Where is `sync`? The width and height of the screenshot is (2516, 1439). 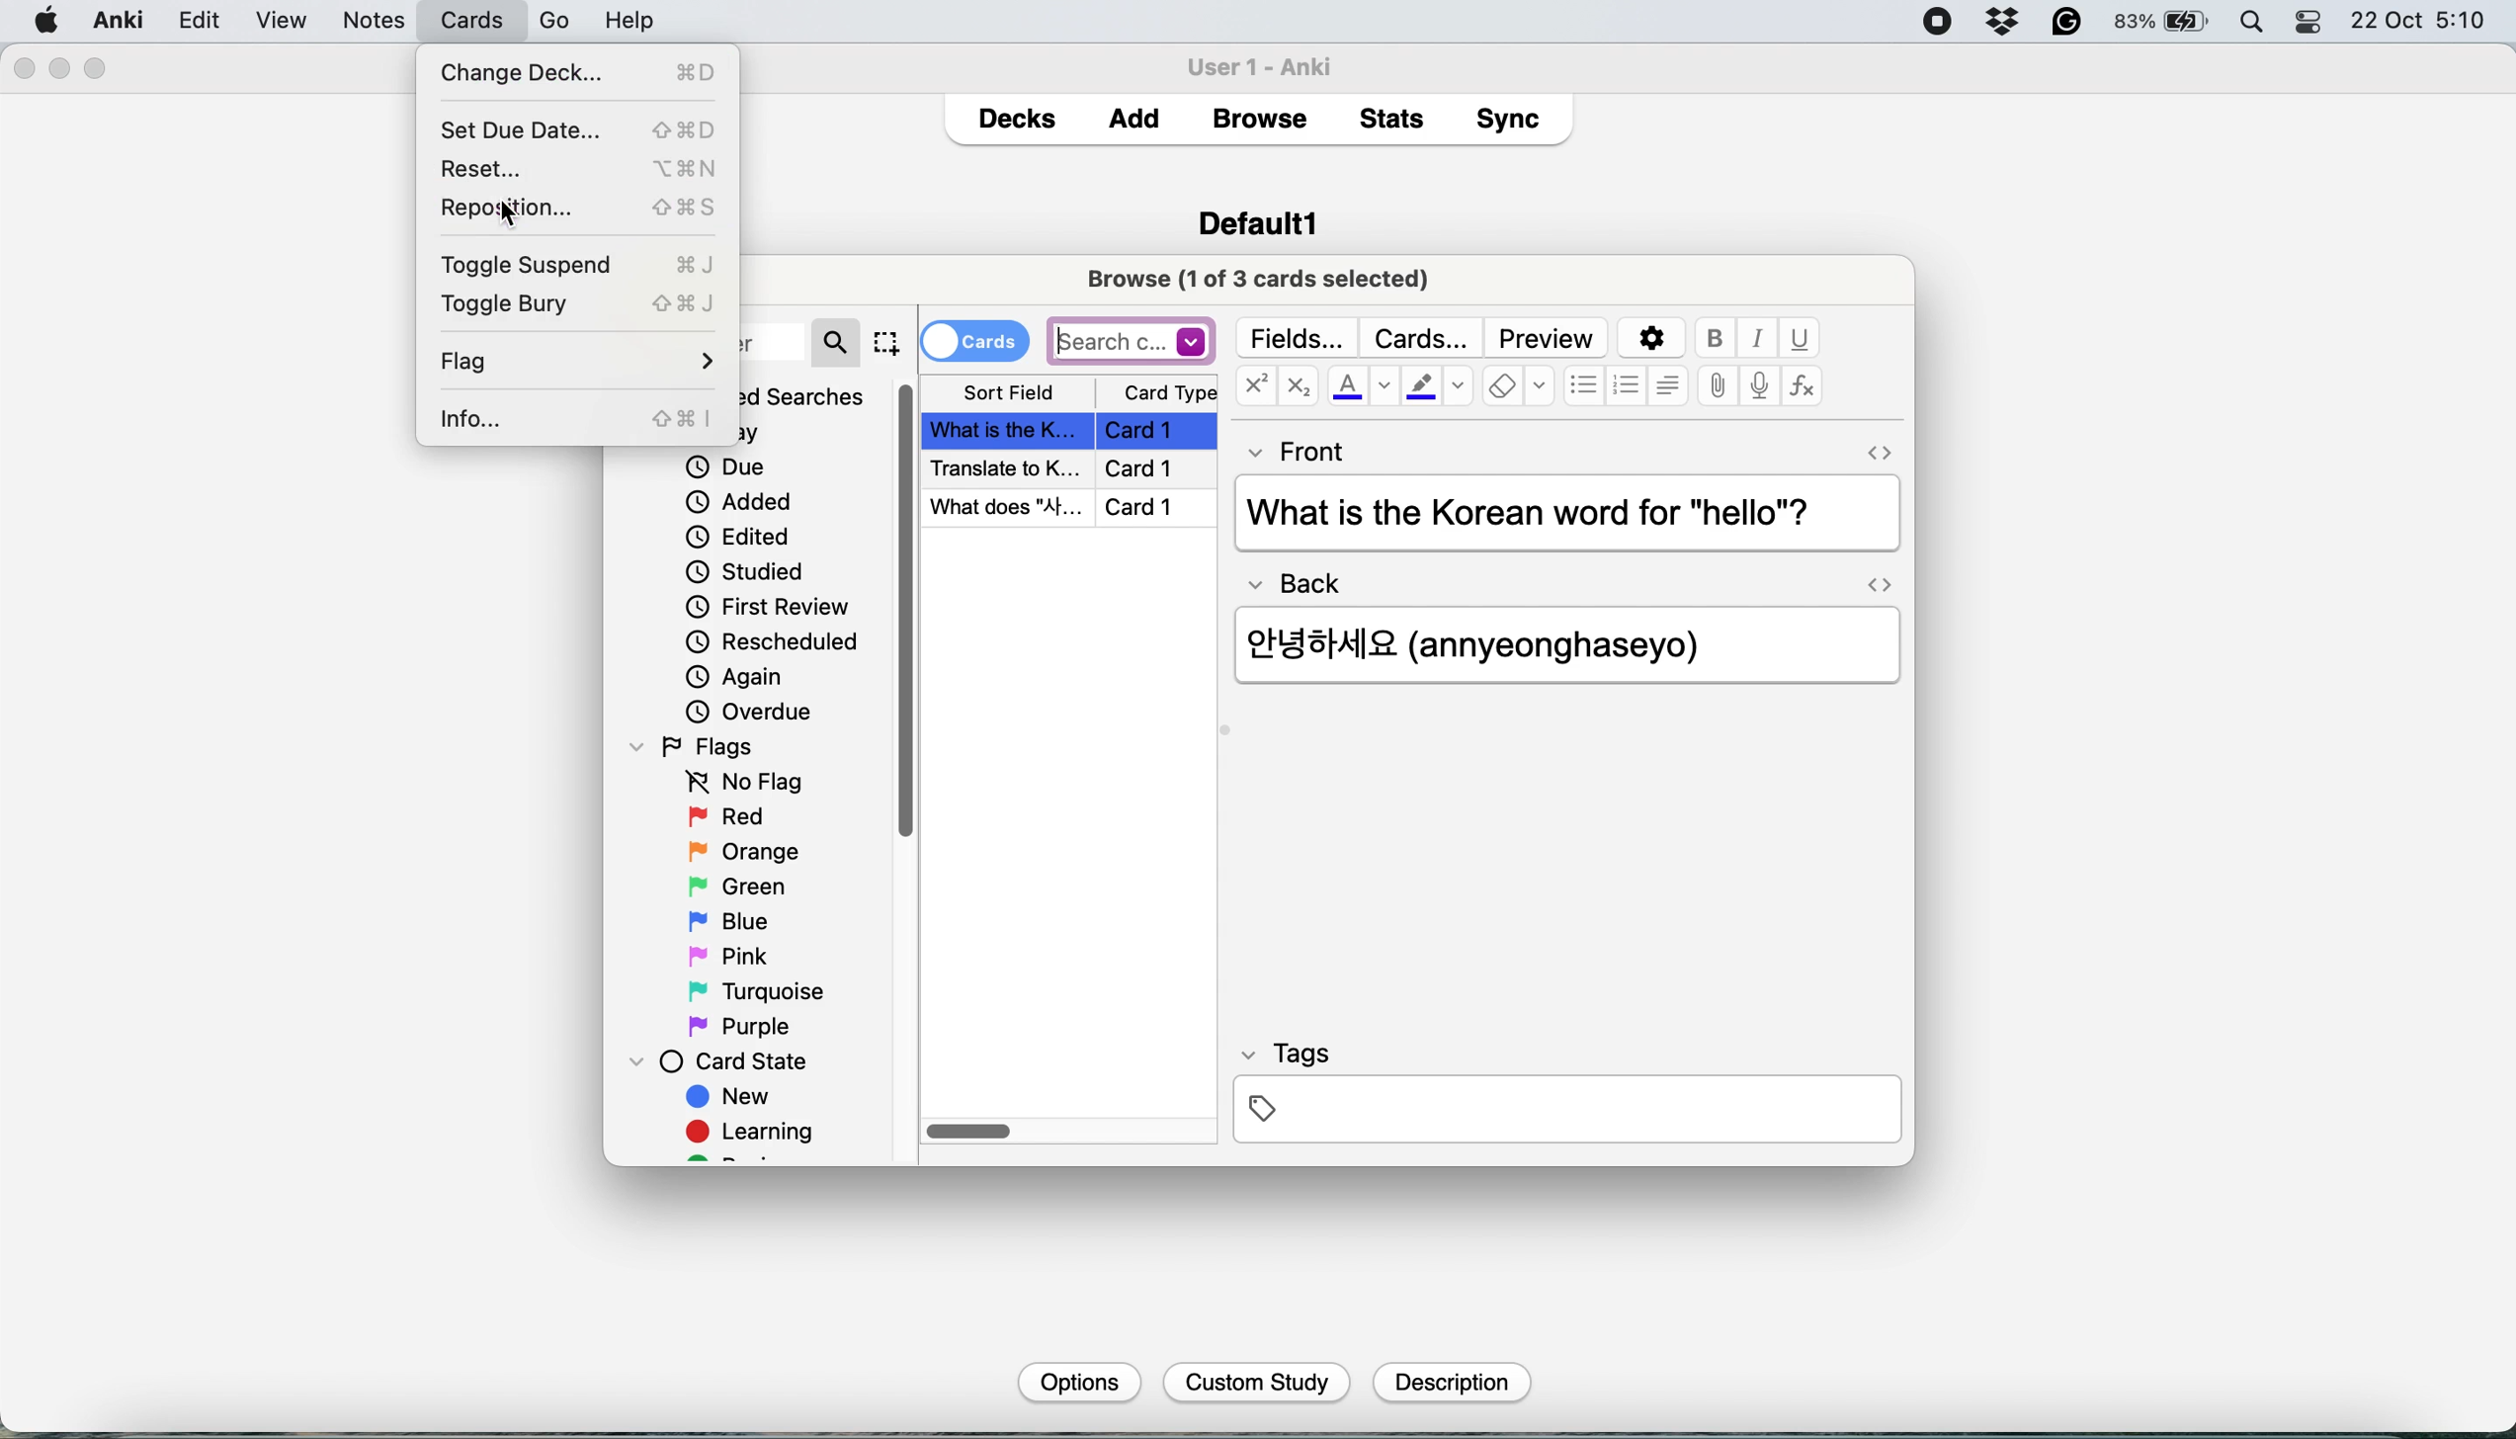
sync is located at coordinates (1513, 123).